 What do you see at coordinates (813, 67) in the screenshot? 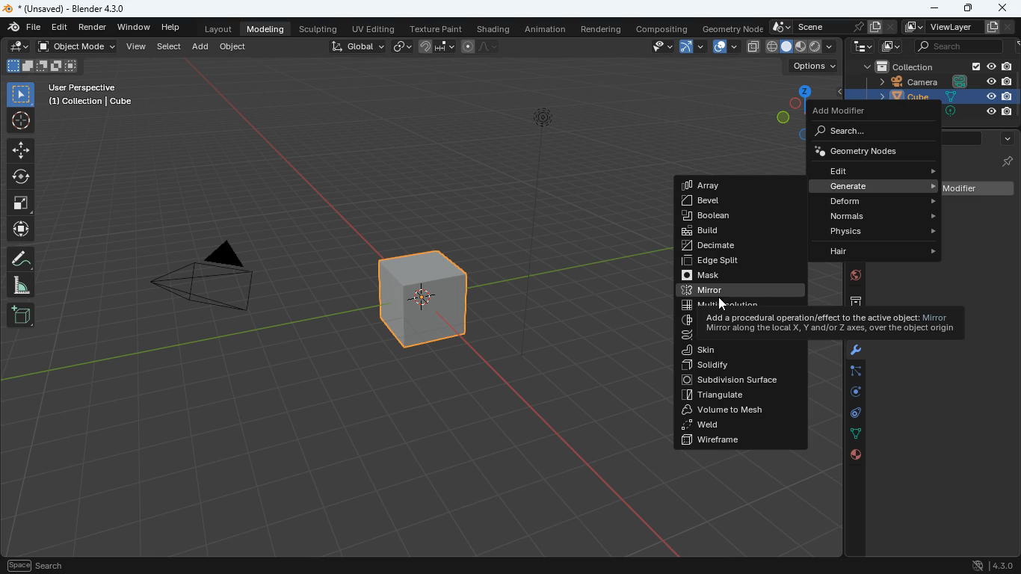
I see `options` at bounding box center [813, 67].